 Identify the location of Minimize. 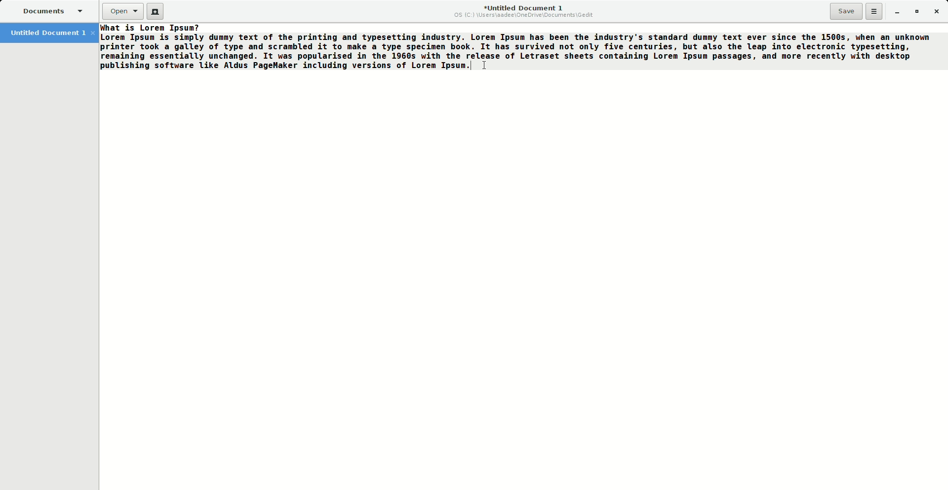
(894, 11).